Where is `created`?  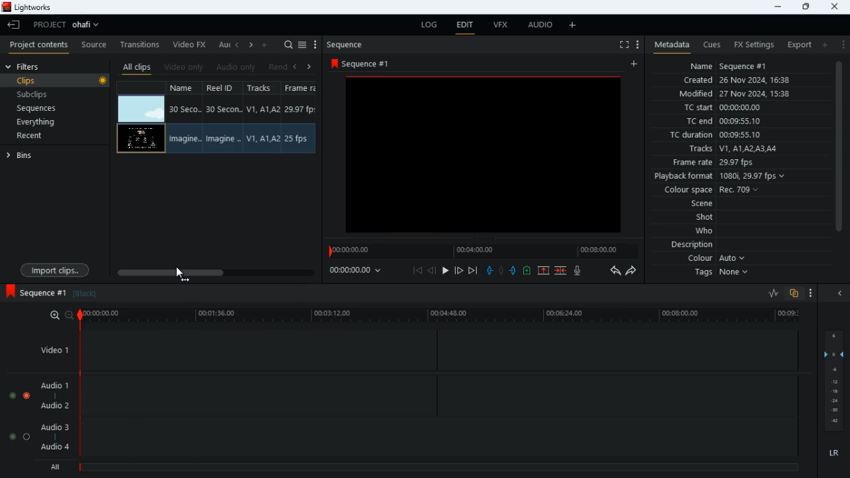 created is located at coordinates (734, 80).